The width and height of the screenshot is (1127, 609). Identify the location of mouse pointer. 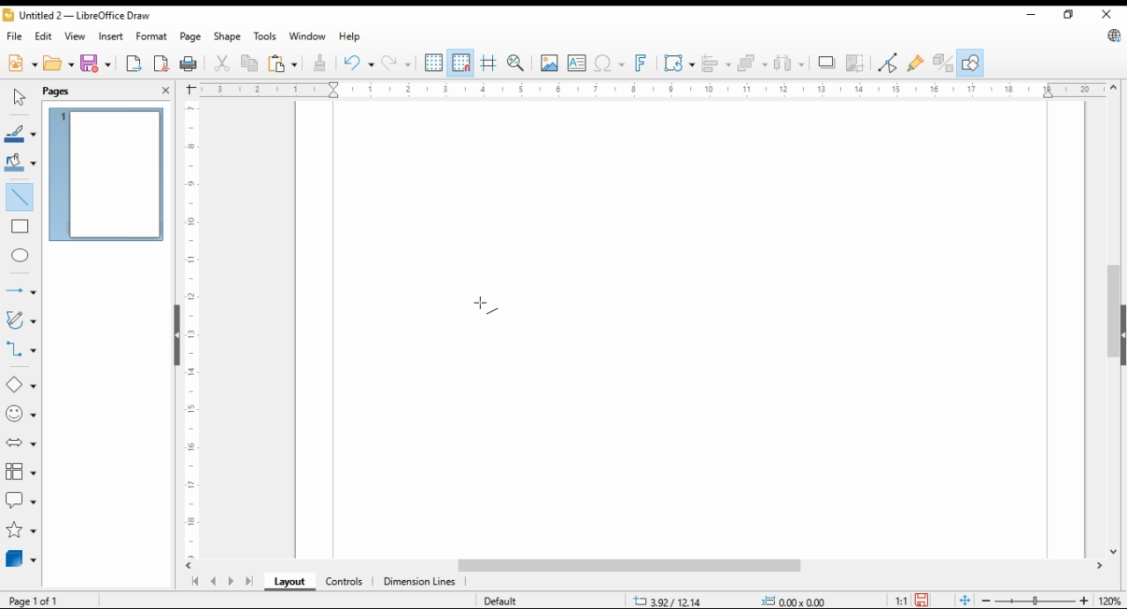
(482, 304).